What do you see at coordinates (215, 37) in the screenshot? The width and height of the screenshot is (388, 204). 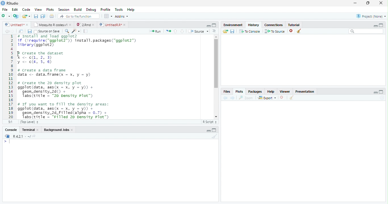 I see `Scrollbar up` at bounding box center [215, 37].